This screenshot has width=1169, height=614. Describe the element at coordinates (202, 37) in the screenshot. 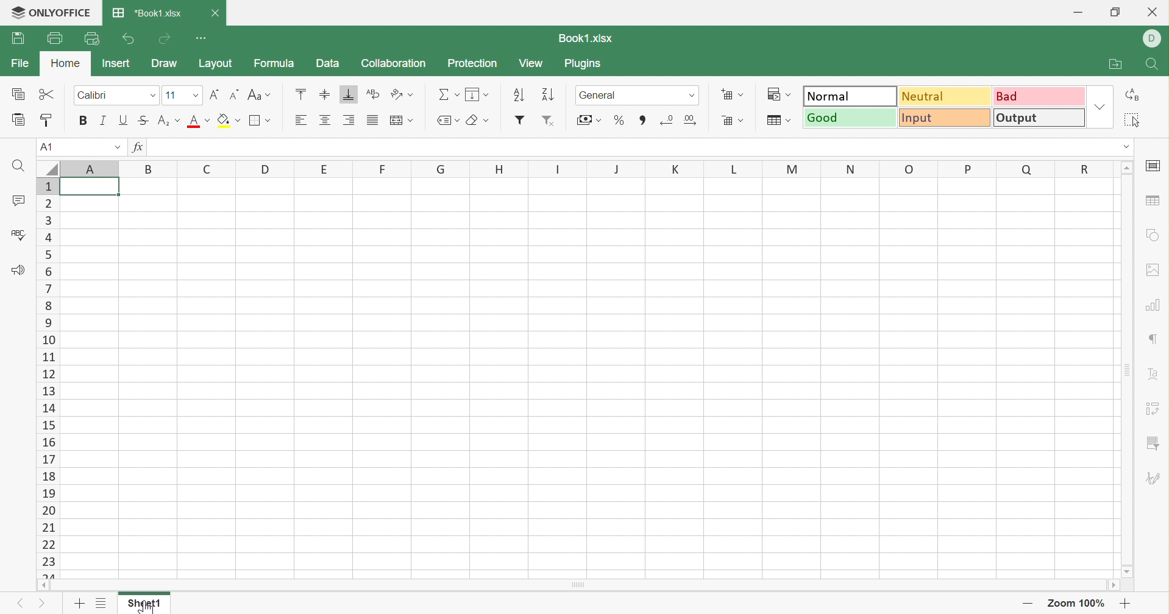

I see `Customize Quick Access Toolbar` at that location.